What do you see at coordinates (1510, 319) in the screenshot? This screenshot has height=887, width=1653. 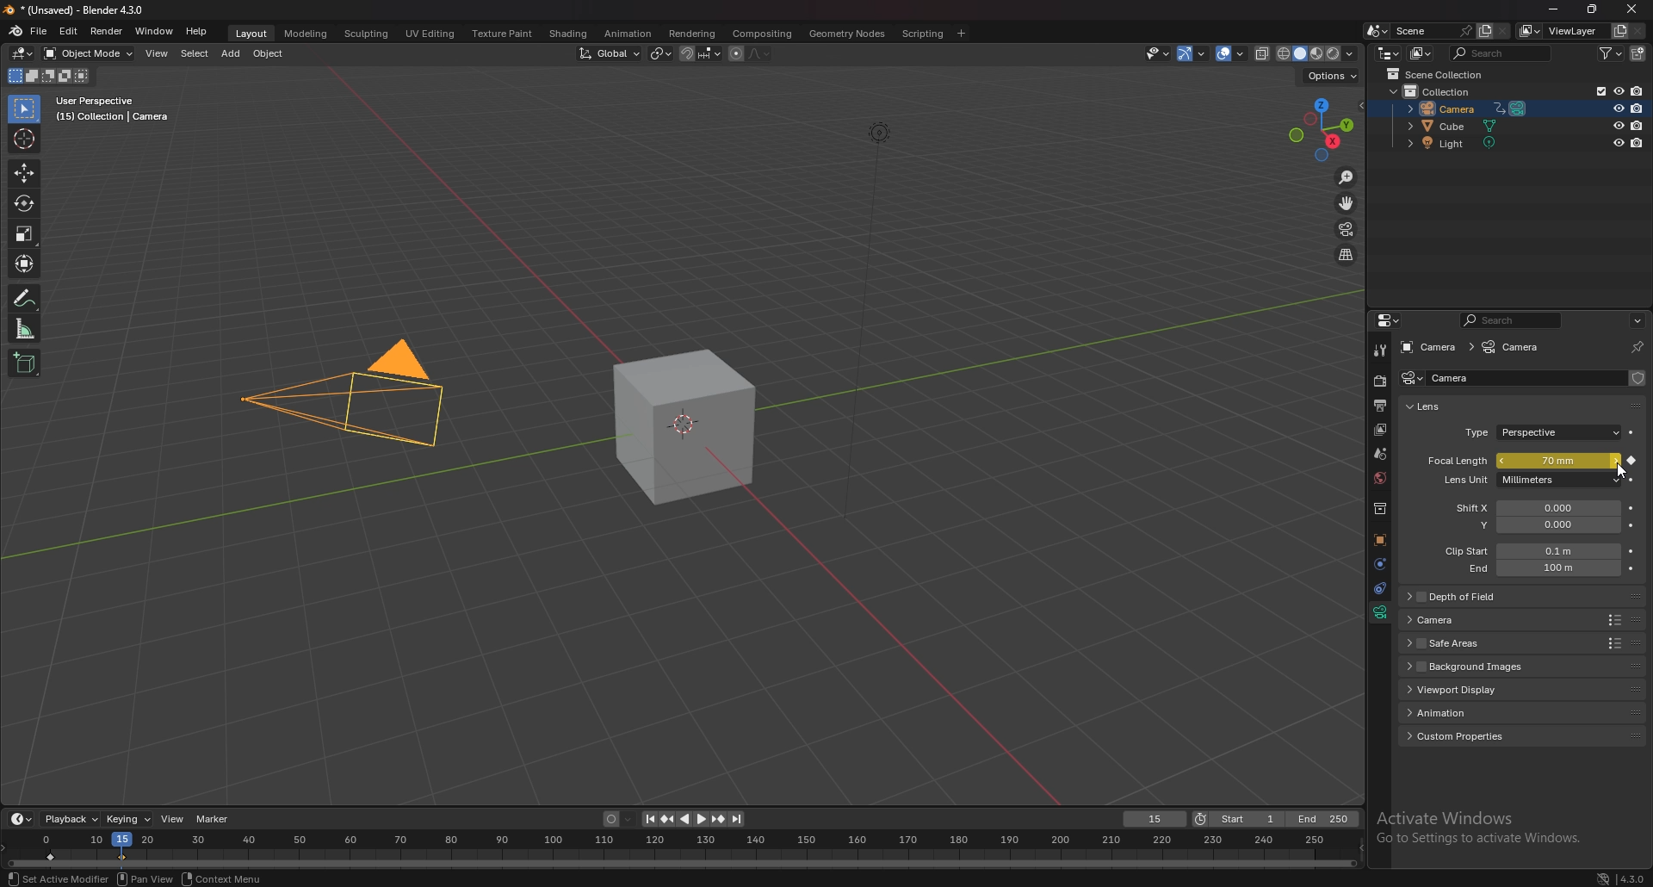 I see `search` at bounding box center [1510, 319].